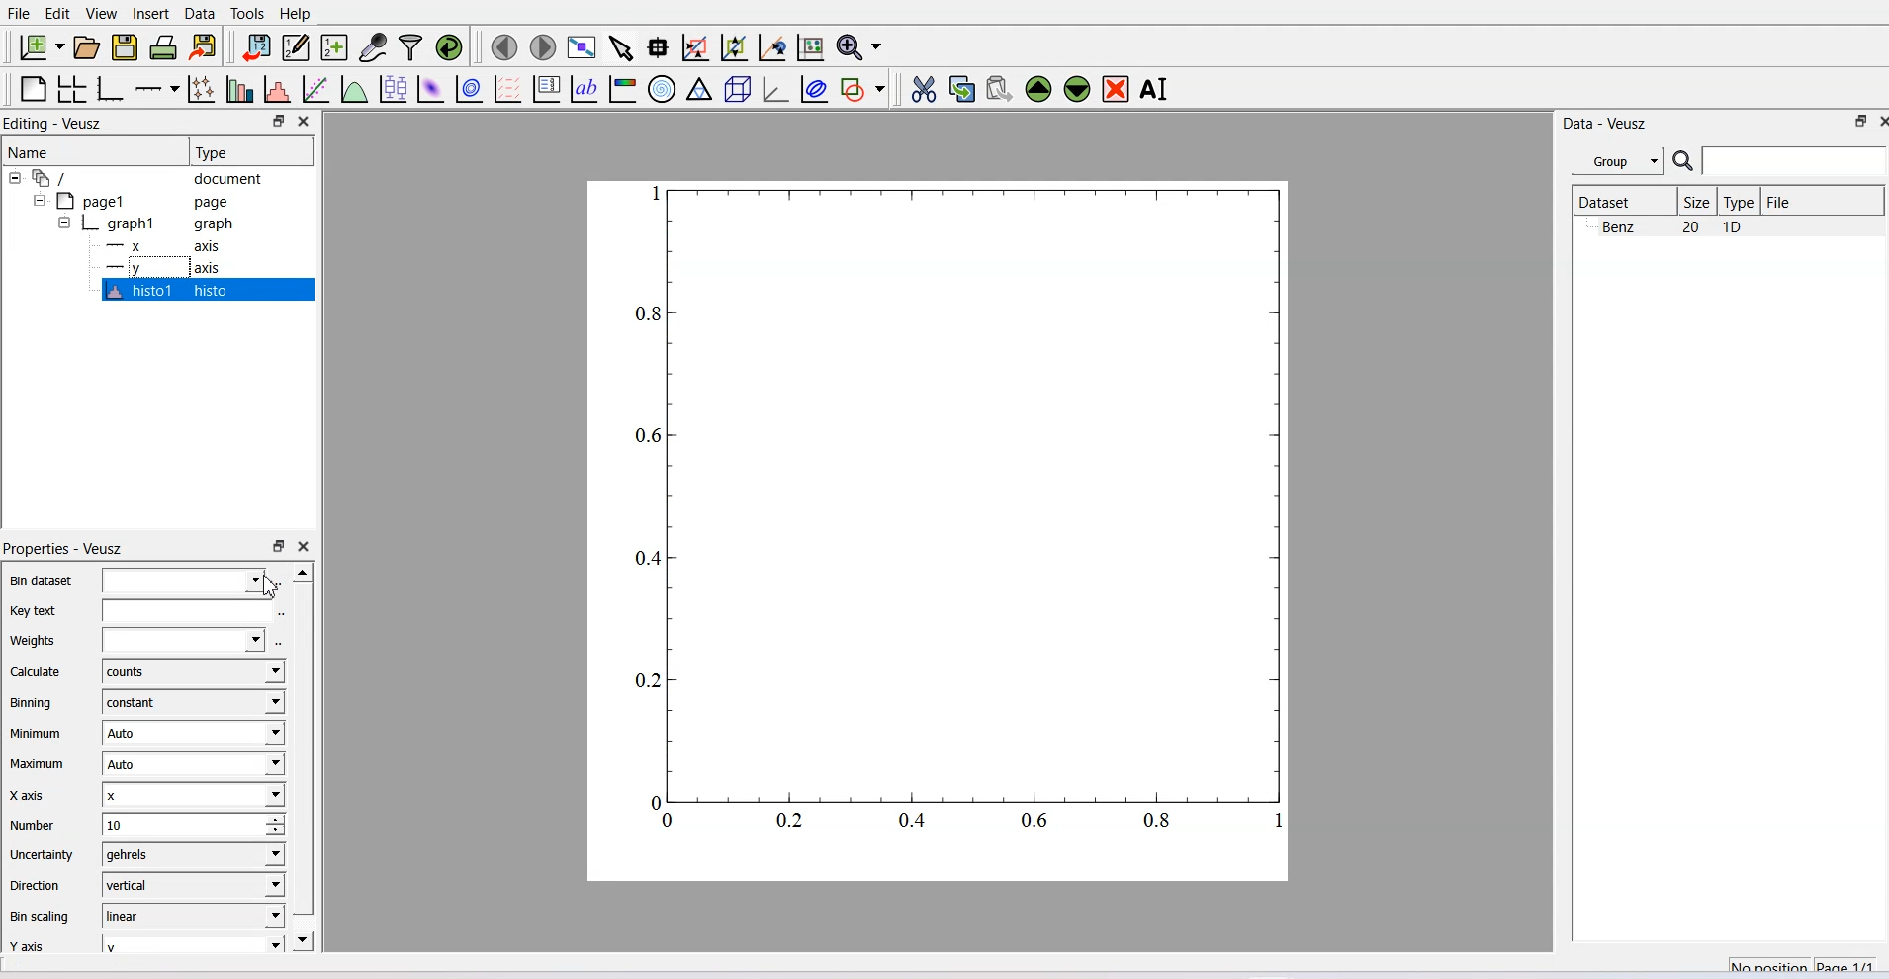  I want to click on Add shape to the plot, so click(861, 89).